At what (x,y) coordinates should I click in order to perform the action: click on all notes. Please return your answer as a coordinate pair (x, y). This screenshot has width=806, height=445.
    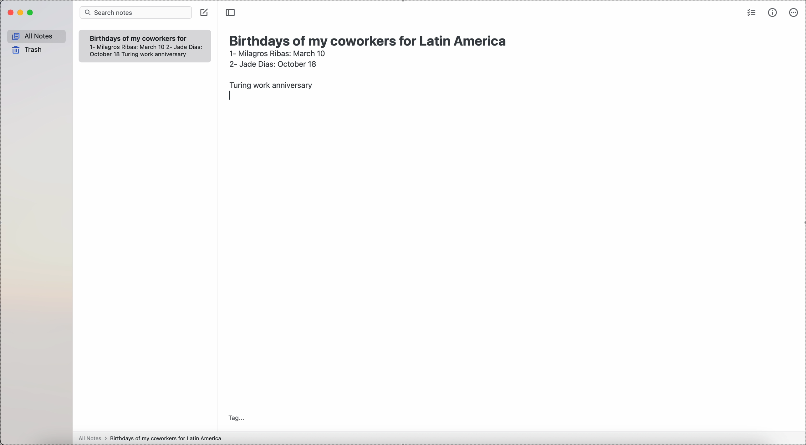
    Looking at the image, I should click on (37, 37).